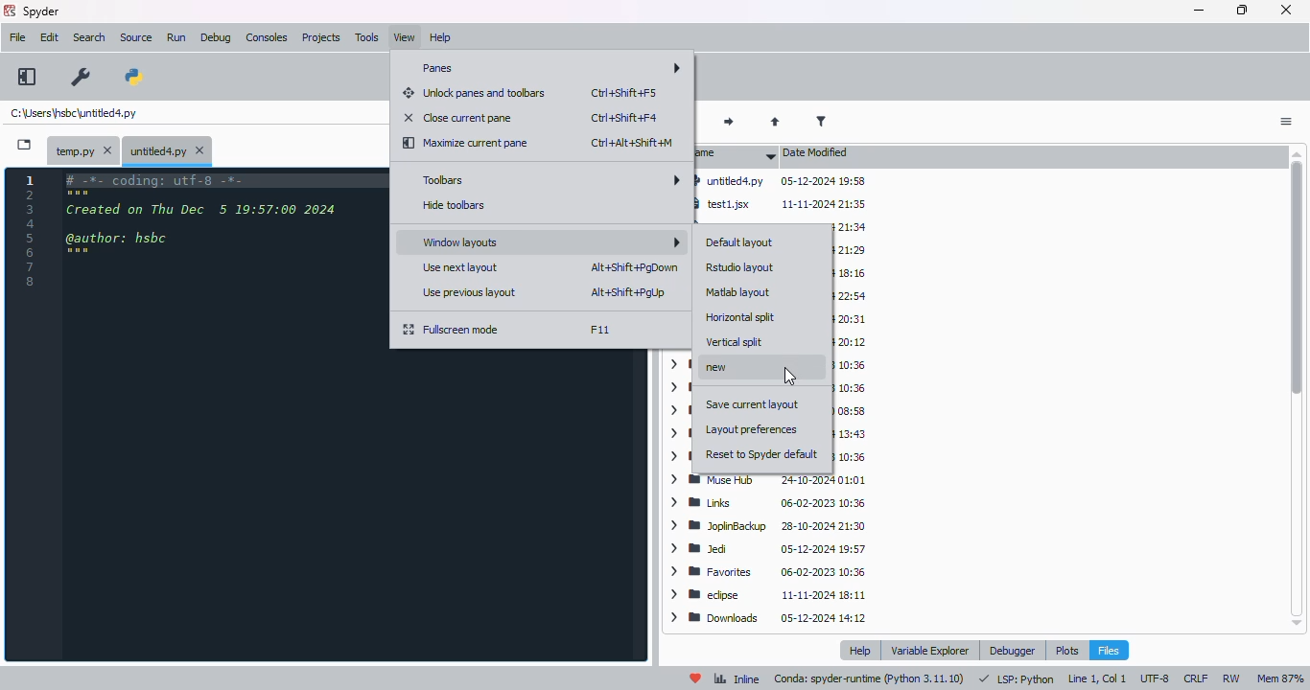 The image size is (1310, 690). Describe the element at coordinates (931, 650) in the screenshot. I see `variable explorer` at that location.